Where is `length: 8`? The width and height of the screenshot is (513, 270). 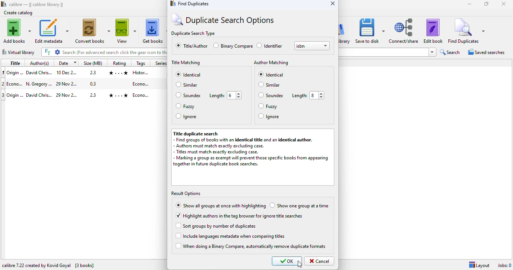 length: 8 is located at coordinates (307, 95).